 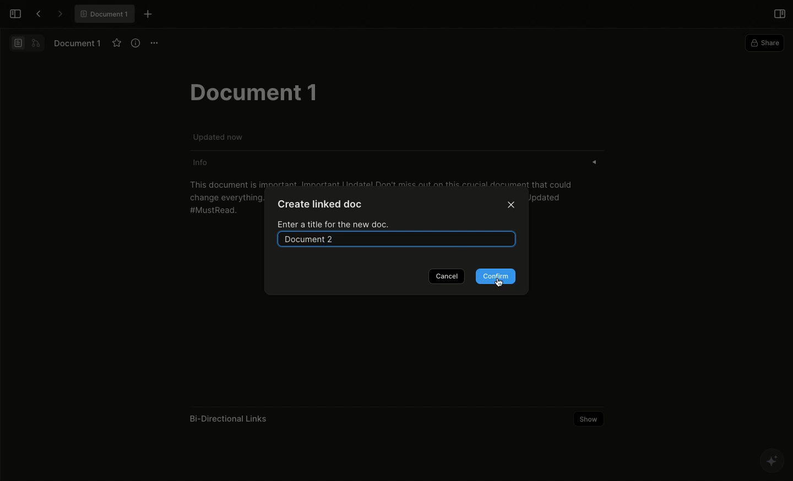 I want to click on ® Document 1, so click(x=104, y=14).